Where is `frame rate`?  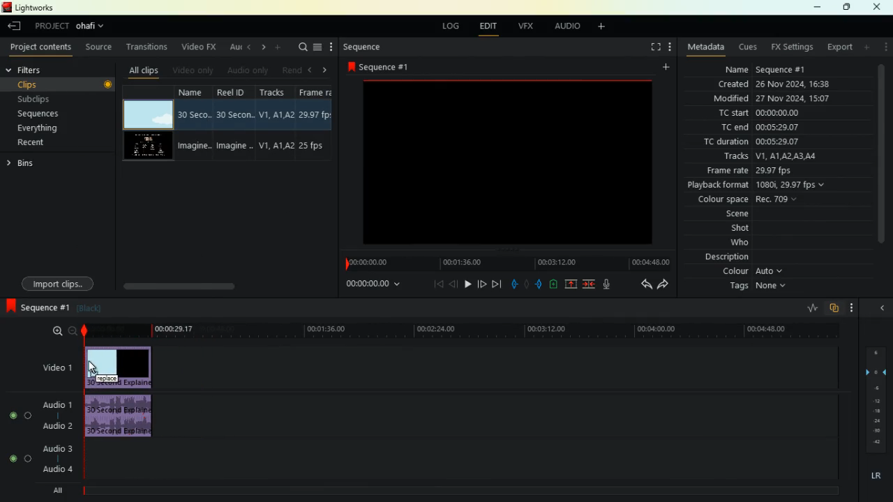 frame rate is located at coordinates (724, 171).